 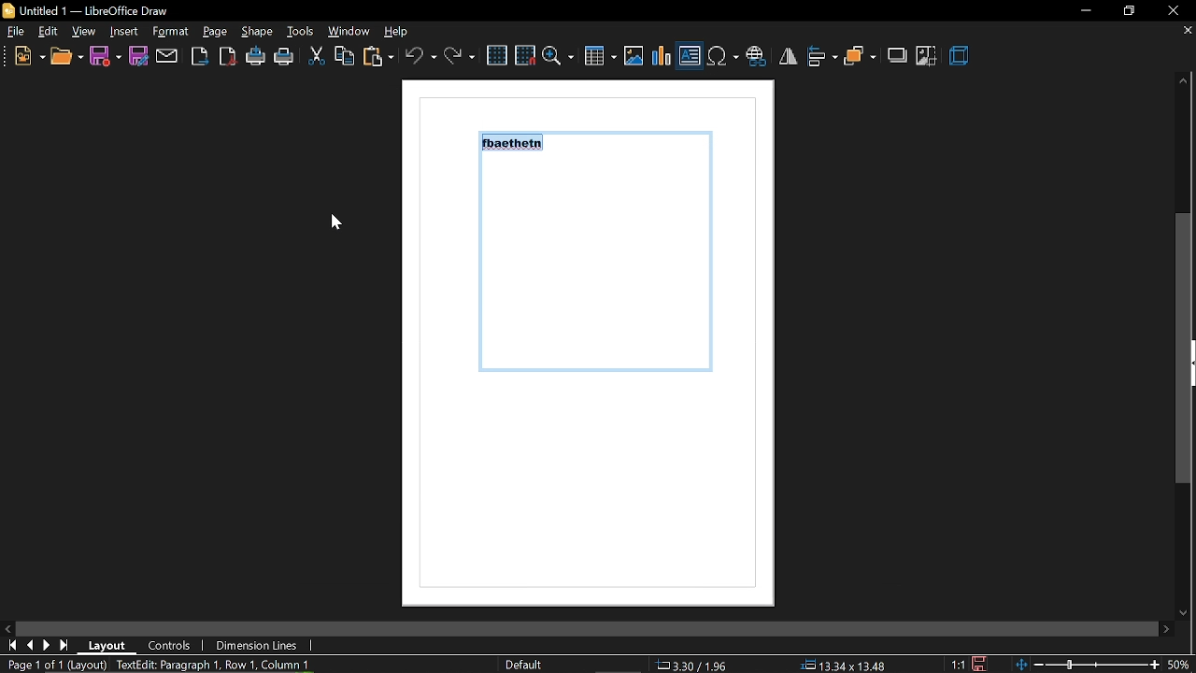 I want to click on go to first page, so click(x=9, y=645).